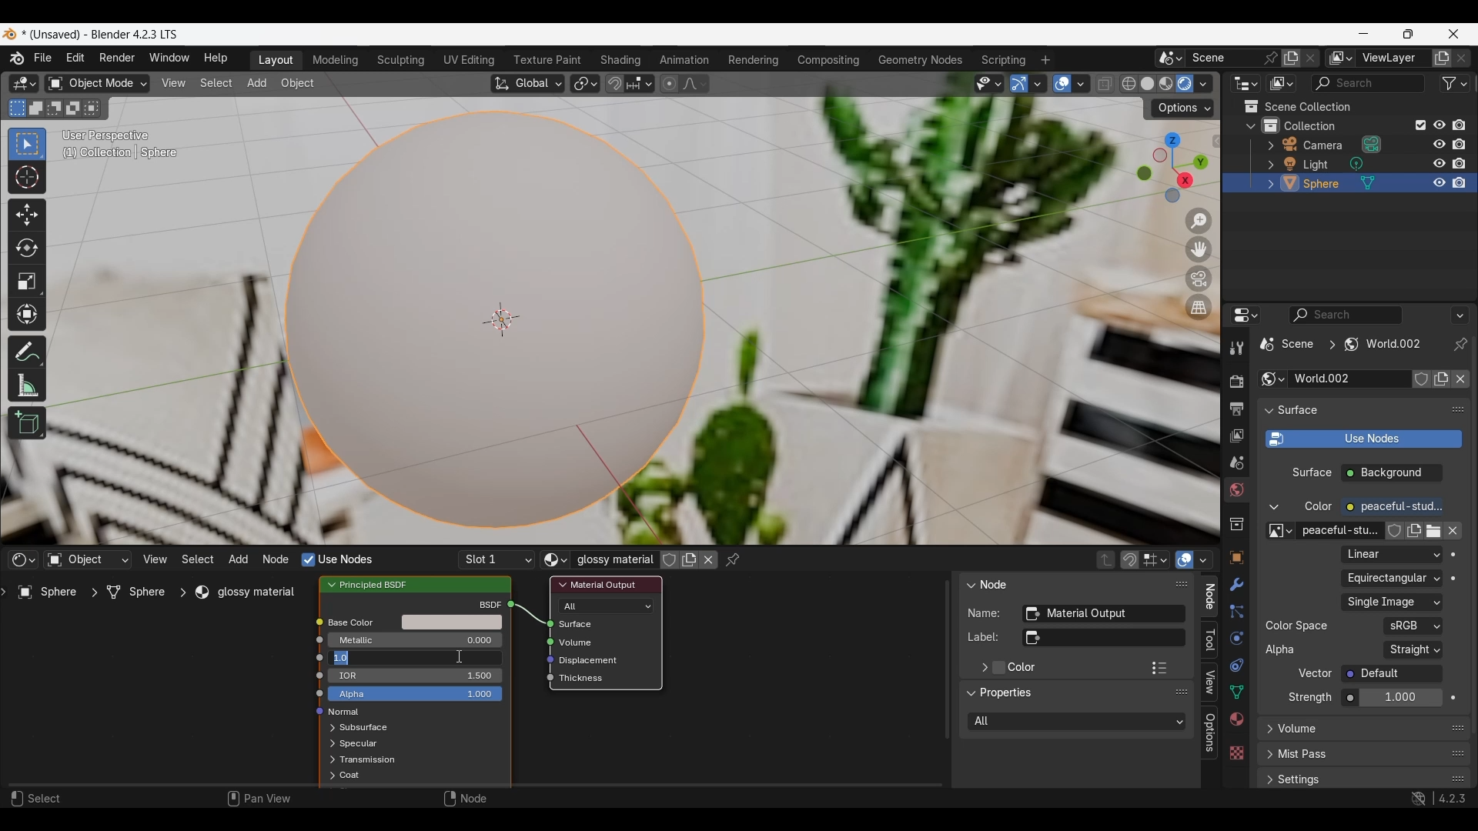  What do you see at coordinates (1266, 733) in the screenshot?
I see `Expand respective options` at bounding box center [1266, 733].